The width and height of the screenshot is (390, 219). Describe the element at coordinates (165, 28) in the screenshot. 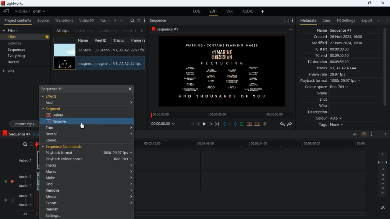

I see `sequence` at that location.